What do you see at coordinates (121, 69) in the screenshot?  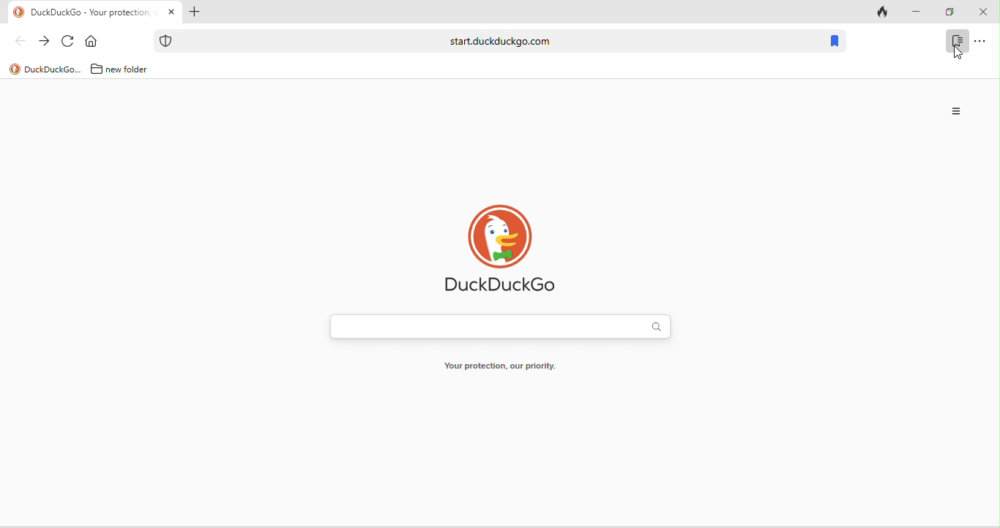 I see `new folder` at bounding box center [121, 69].